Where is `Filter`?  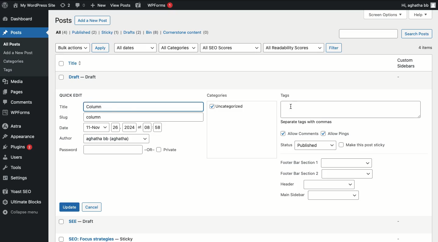 Filter is located at coordinates (335, 47).